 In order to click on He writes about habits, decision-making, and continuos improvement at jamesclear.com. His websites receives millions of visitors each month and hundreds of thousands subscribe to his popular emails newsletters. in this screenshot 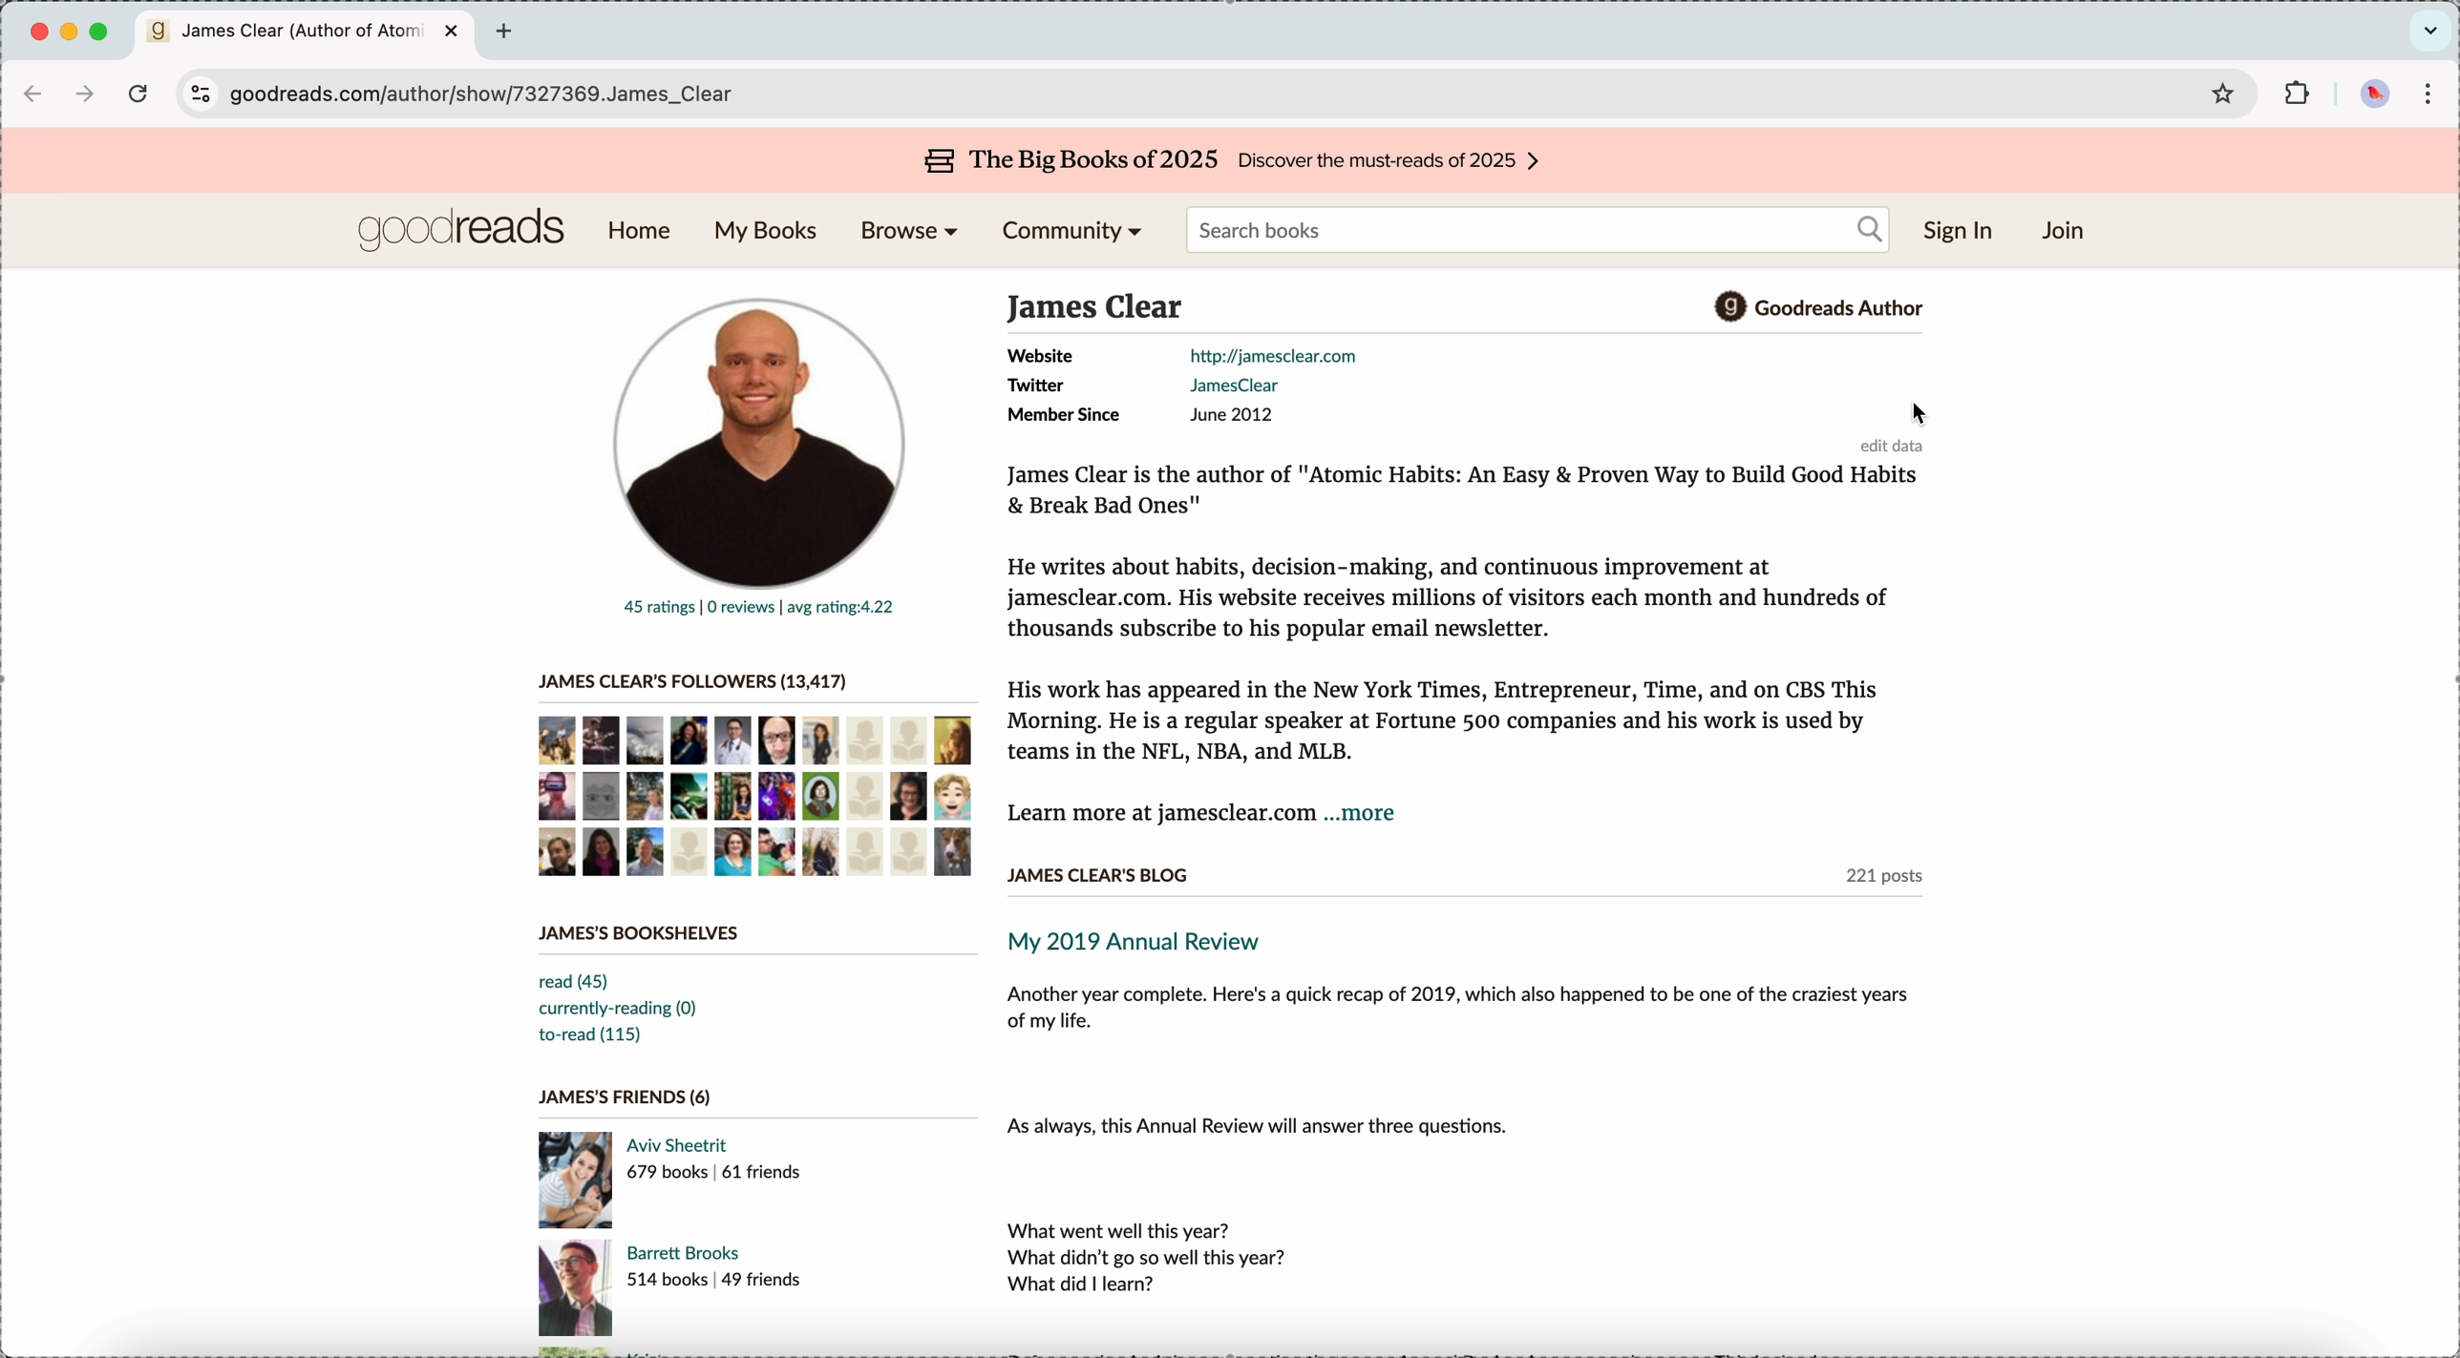, I will do `click(1449, 596)`.